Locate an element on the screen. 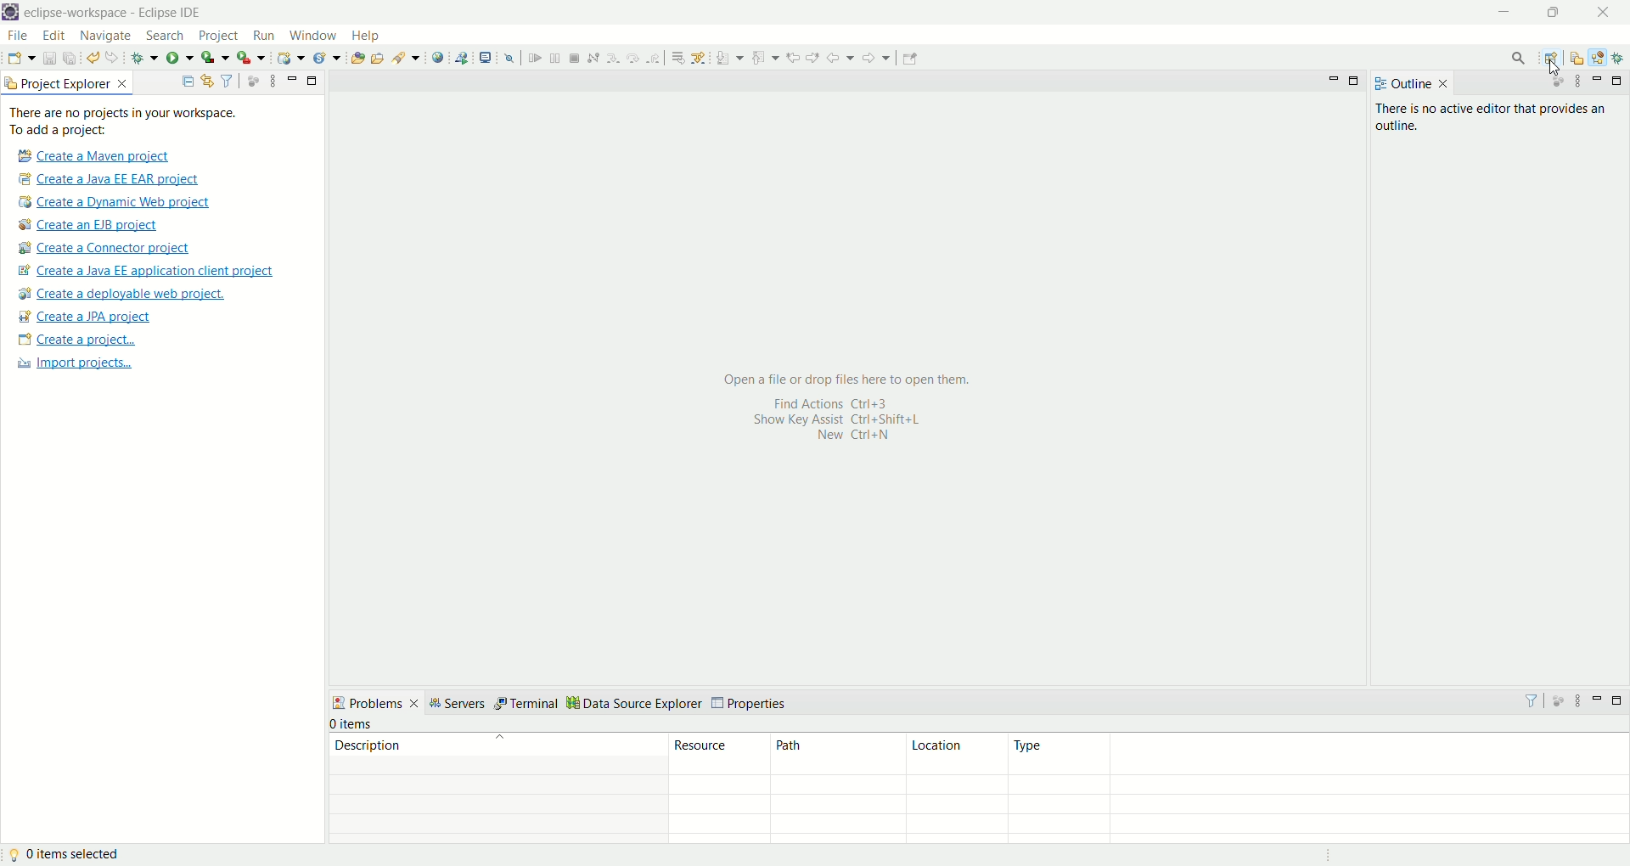 This screenshot has width=1630, height=866. java EE is located at coordinates (1600, 56).